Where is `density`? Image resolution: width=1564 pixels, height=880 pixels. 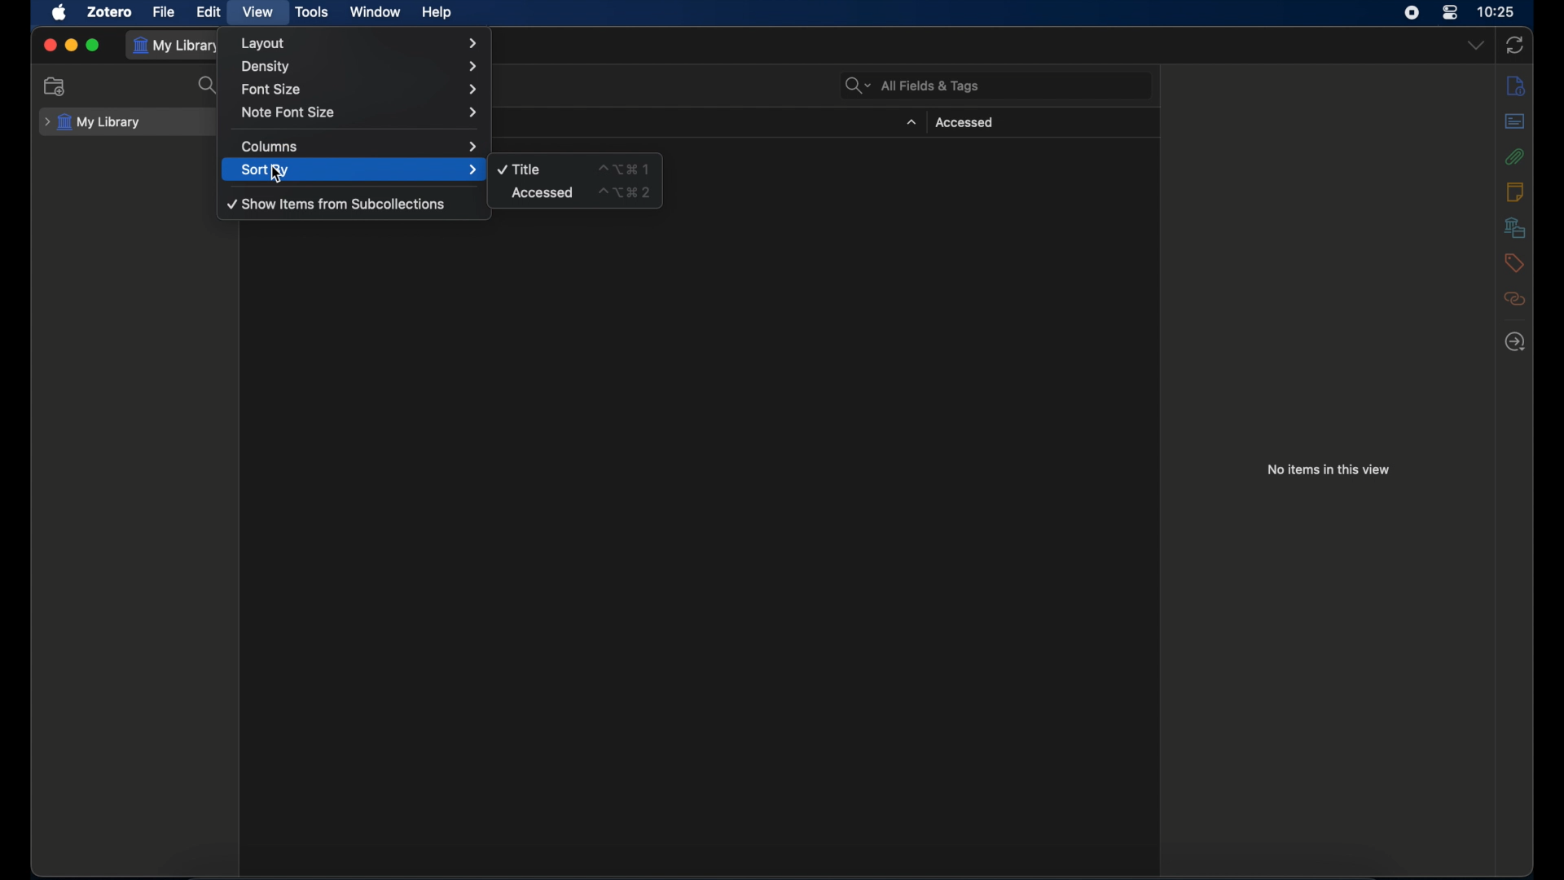 density is located at coordinates (362, 66).